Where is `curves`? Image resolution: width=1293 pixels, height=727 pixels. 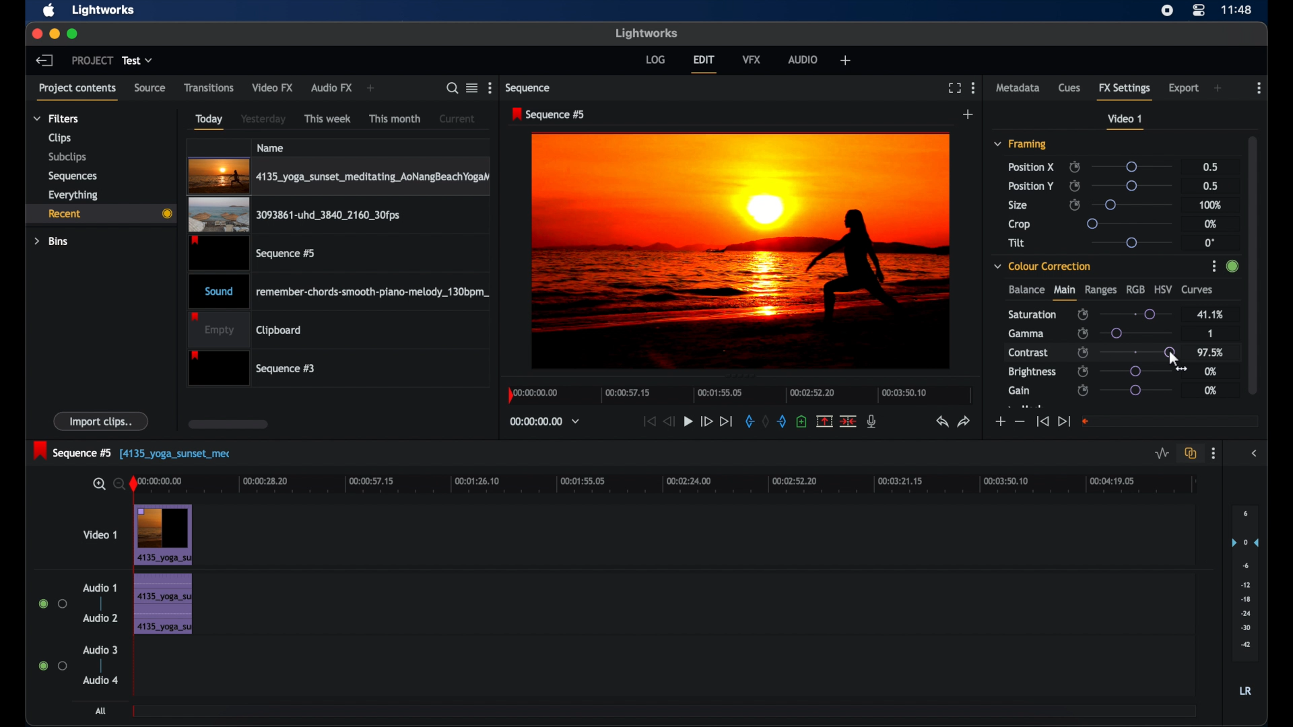
curves is located at coordinates (1199, 290).